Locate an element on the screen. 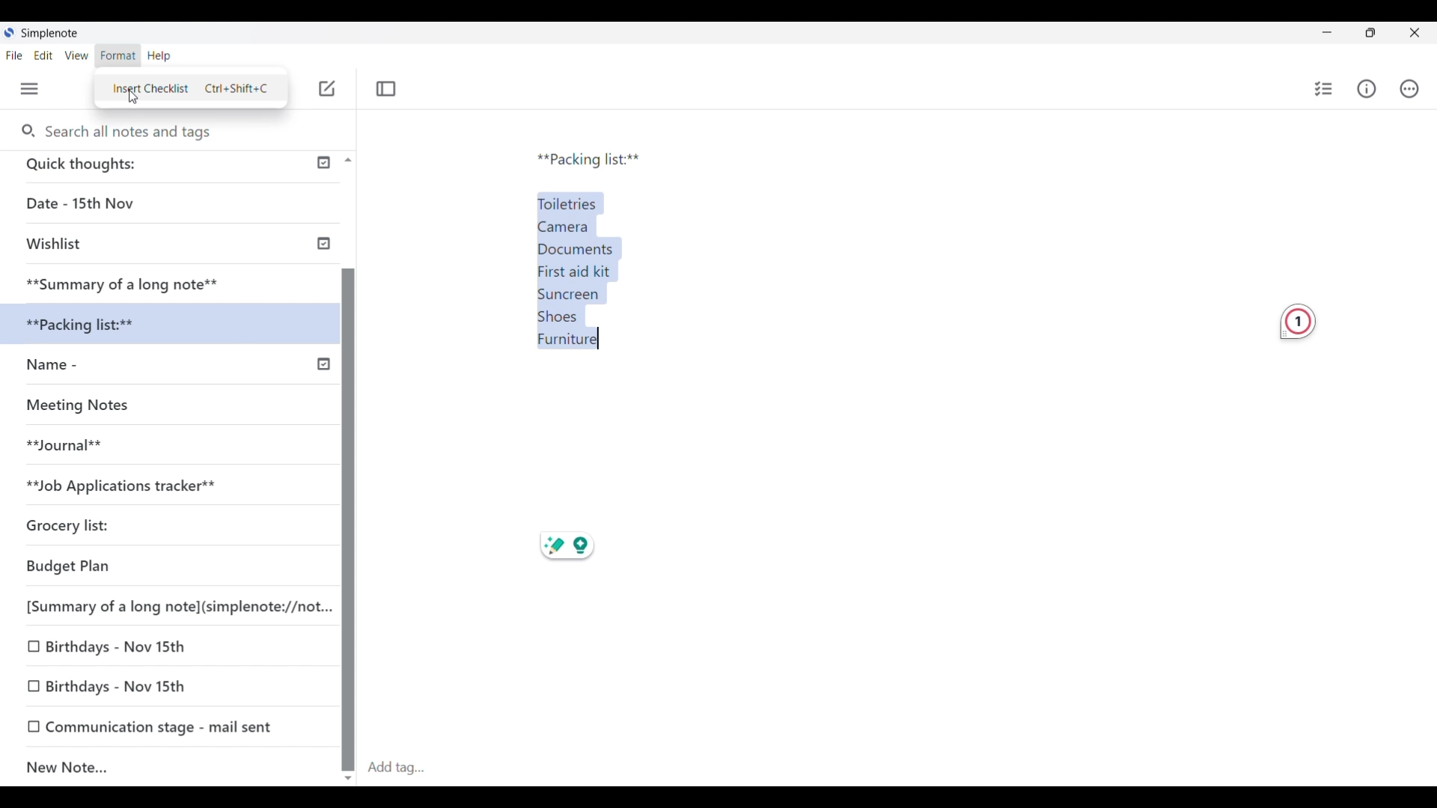 The height and width of the screenshot is (808, 1437). Packing list is located at coordinates (588, 160).